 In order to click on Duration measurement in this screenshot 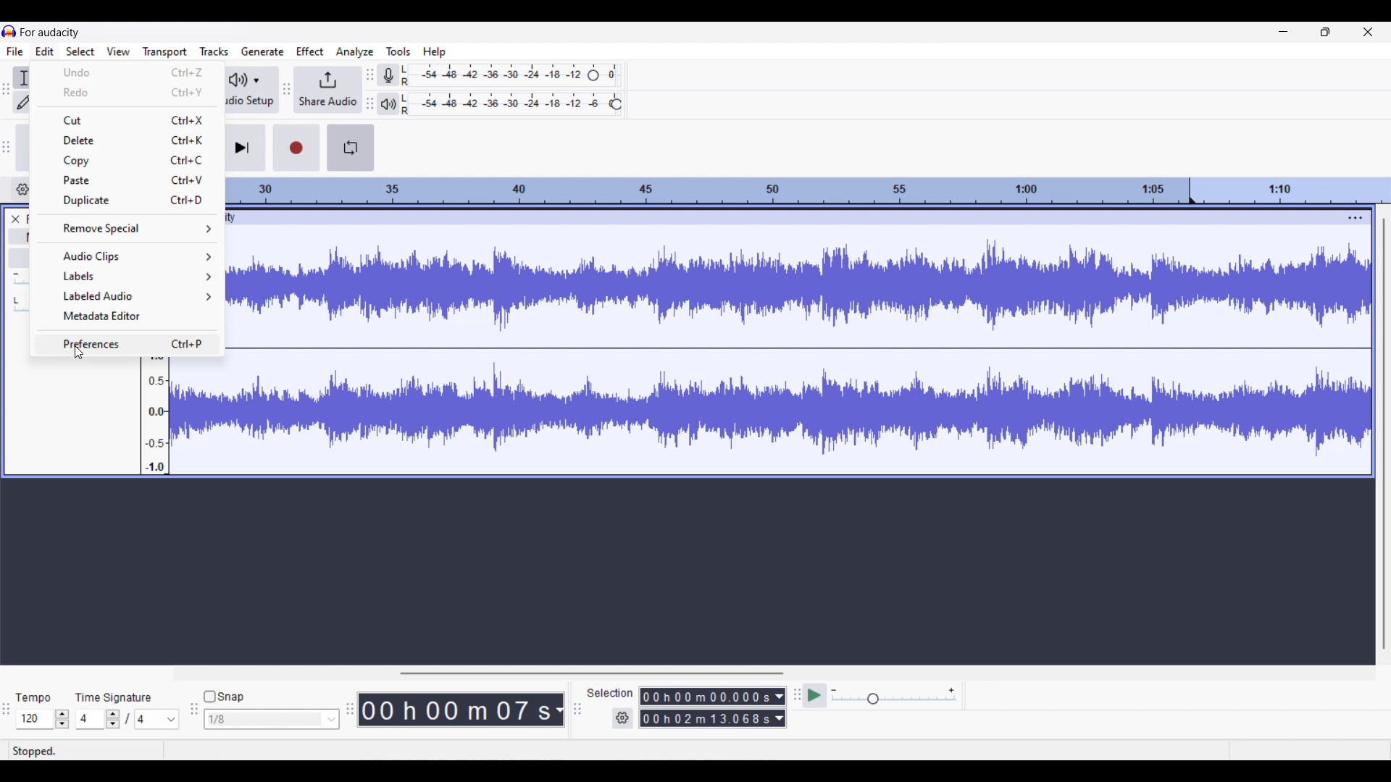, I will do `click(780, 707)`.